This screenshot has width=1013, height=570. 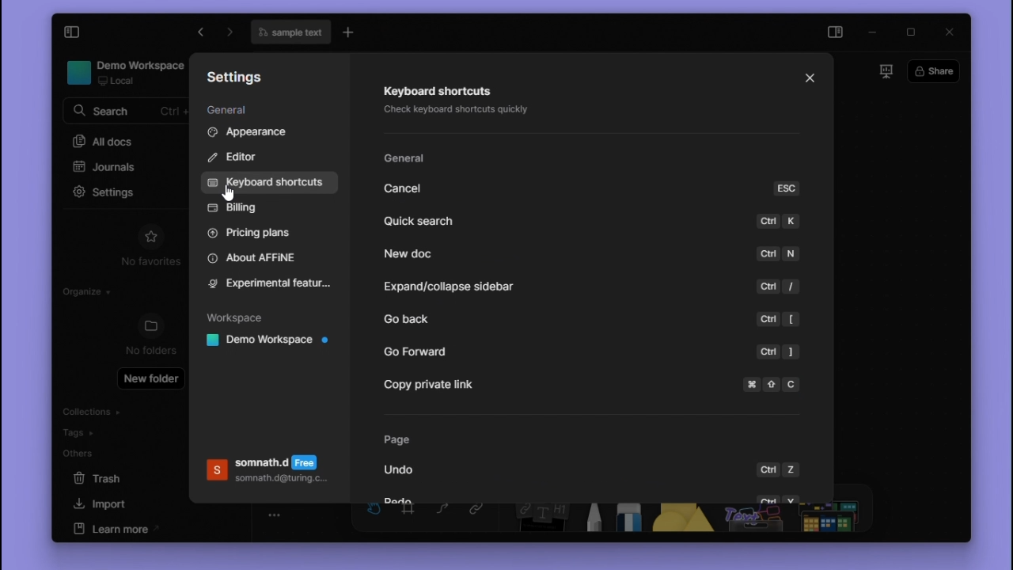 I want to click on Expand\collapse sidebar, so click(x=445, y=287).